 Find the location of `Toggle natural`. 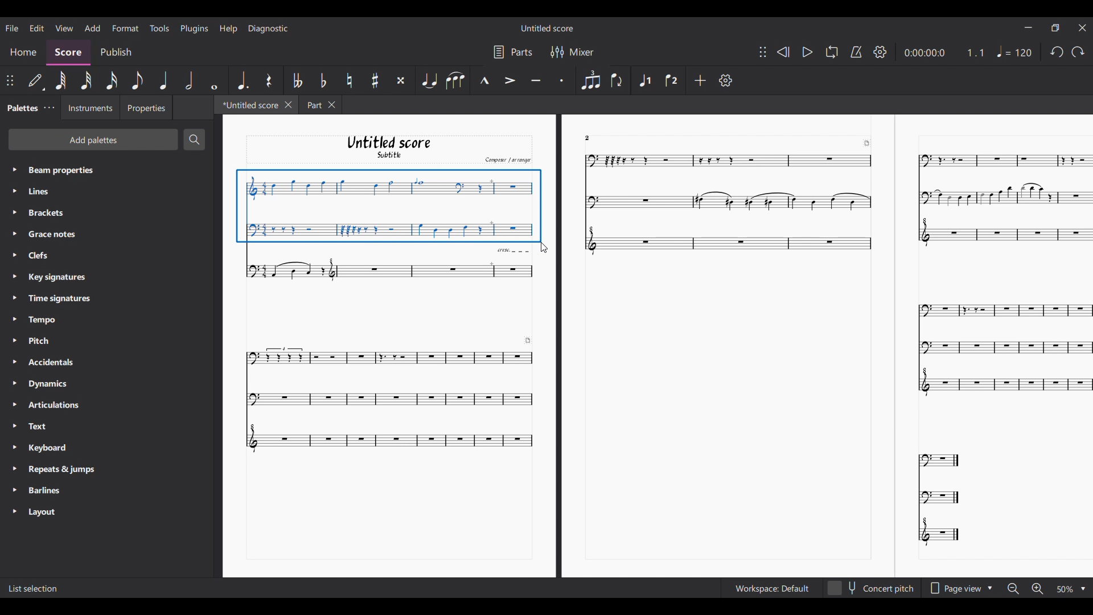

Toggle natural is located at coordinates (349, 80).